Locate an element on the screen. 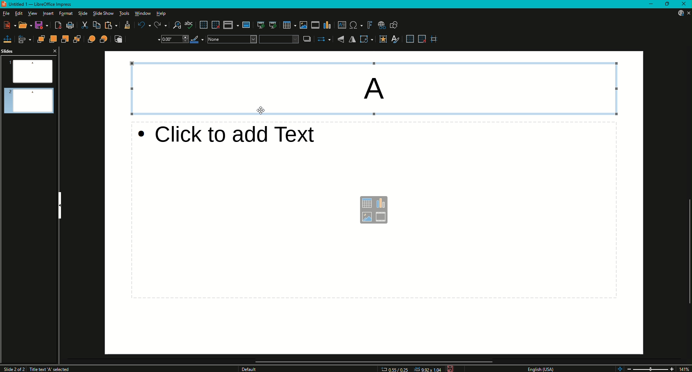 The image size is (692, 372). Behind Object is located at coordinates (102, 39).